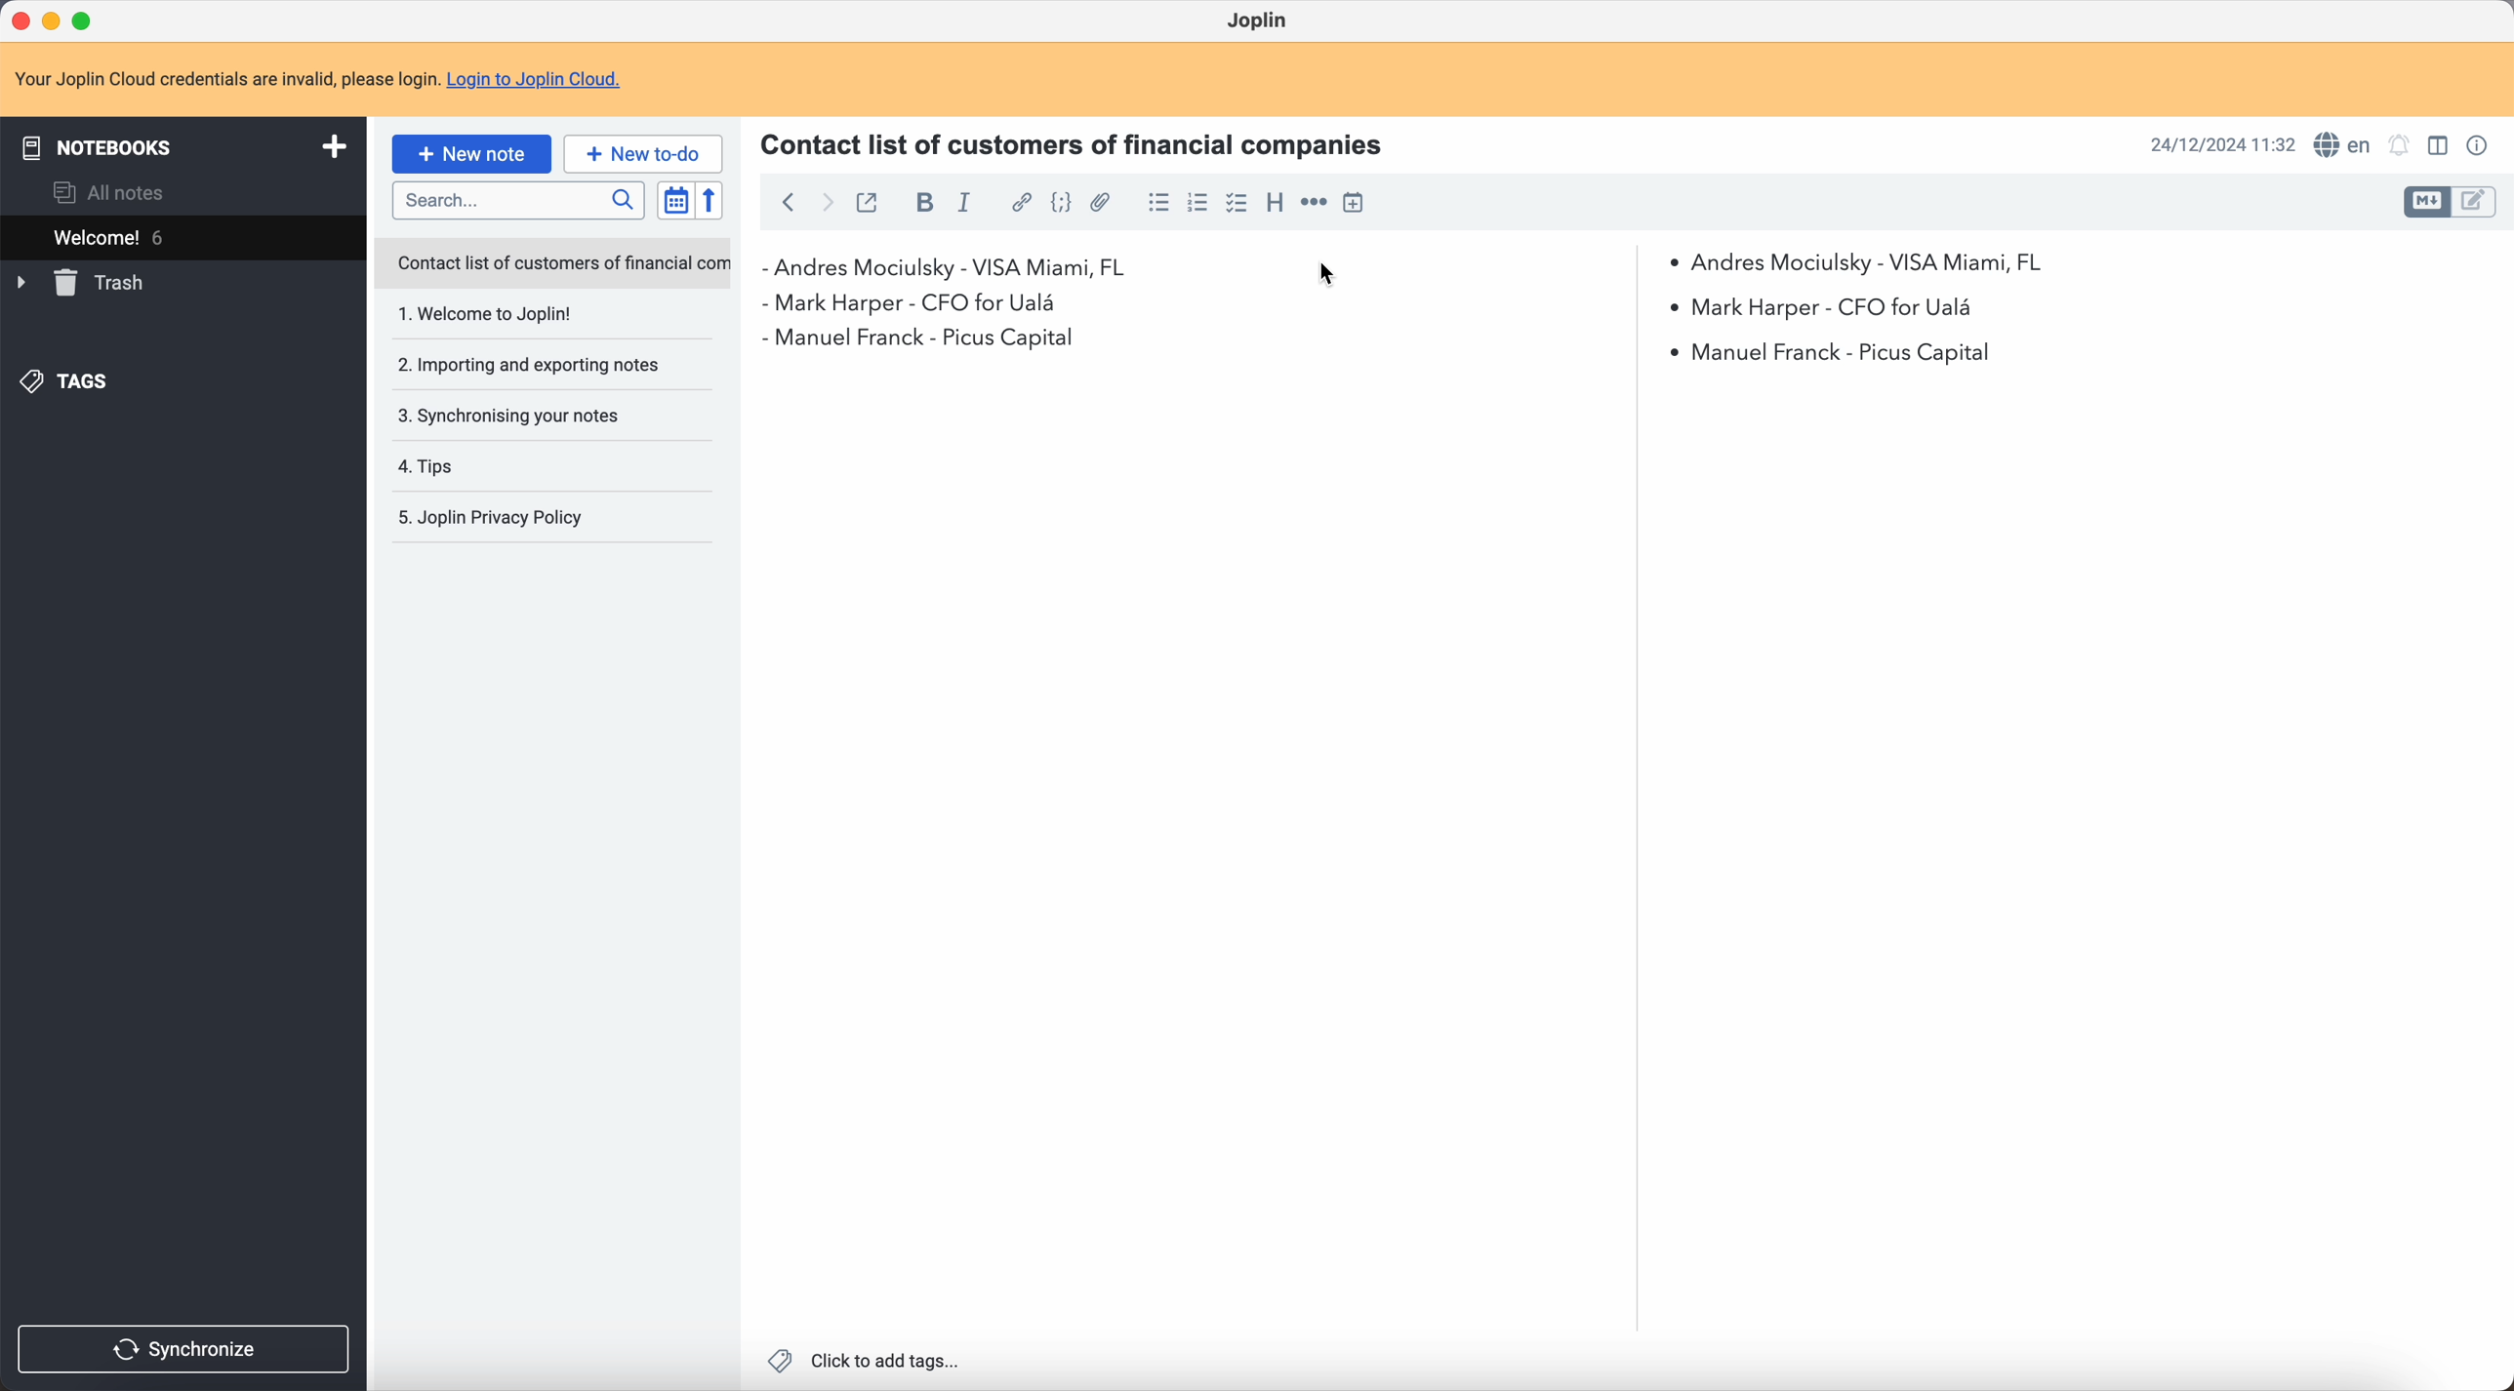 The image size is (2514, 1391). I want to click on body text, so click(2065, 854).